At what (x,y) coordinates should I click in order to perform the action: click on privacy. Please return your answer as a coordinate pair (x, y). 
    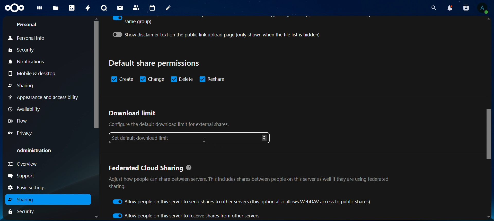
    Looking at the image, I should click on (22, 132).